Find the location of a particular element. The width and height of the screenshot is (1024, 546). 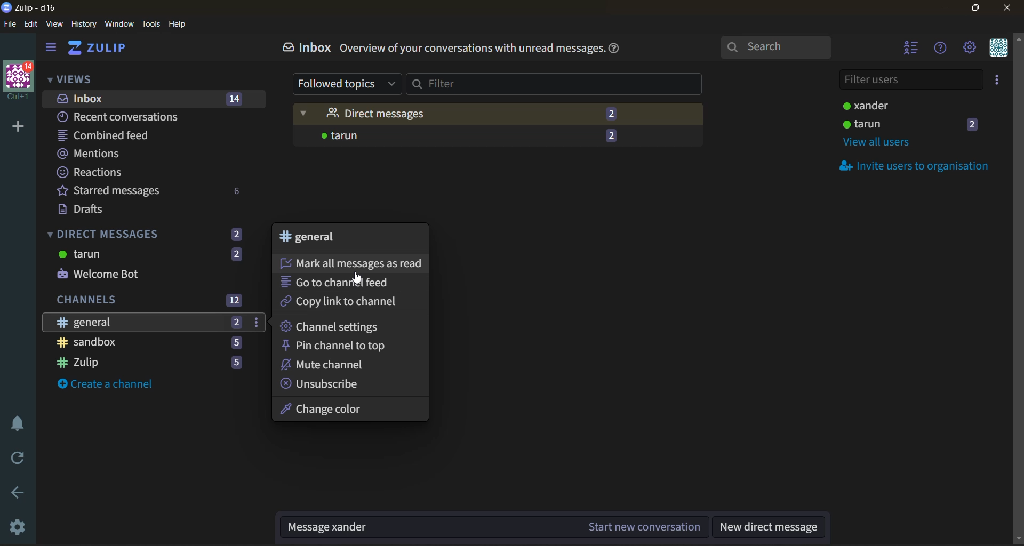

invite users to organisation is located at coordinates (920, 168).